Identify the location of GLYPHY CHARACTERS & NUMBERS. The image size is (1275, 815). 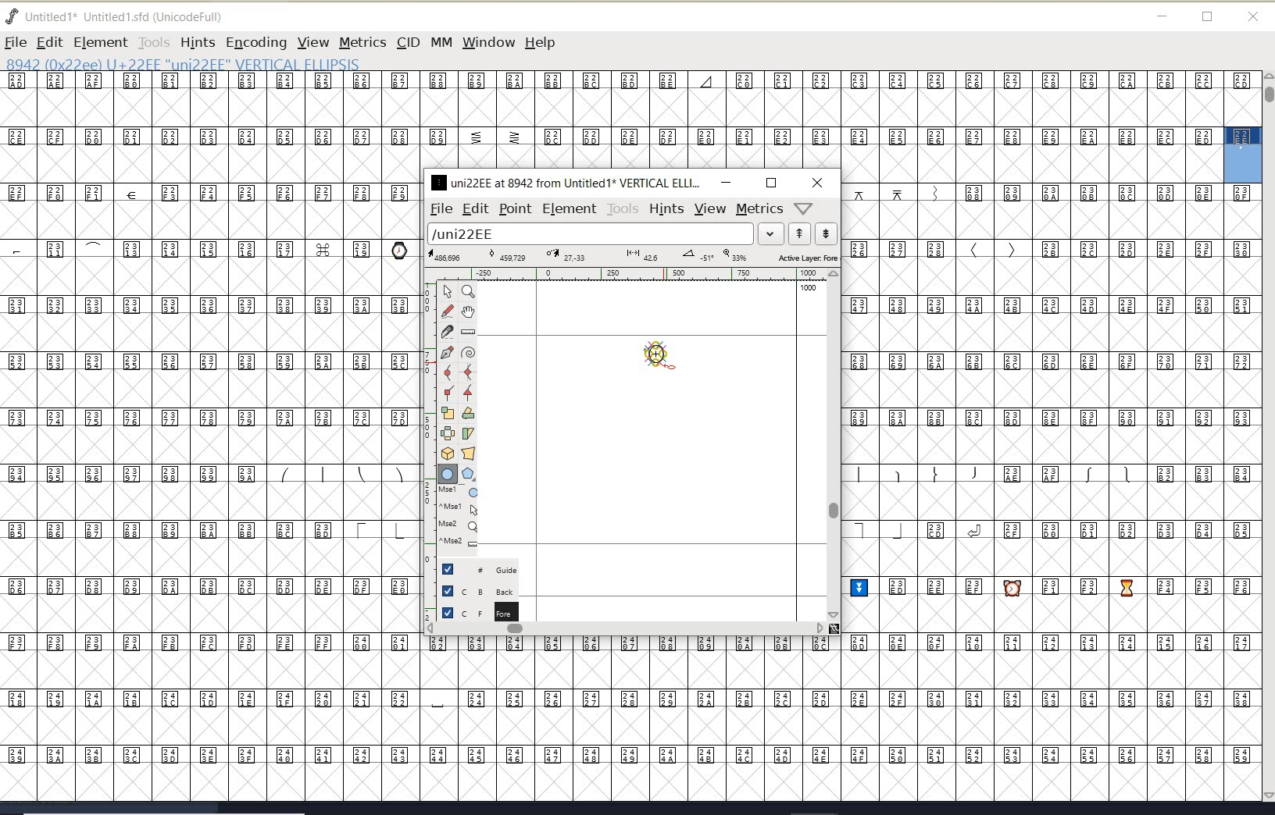
(207, 400).